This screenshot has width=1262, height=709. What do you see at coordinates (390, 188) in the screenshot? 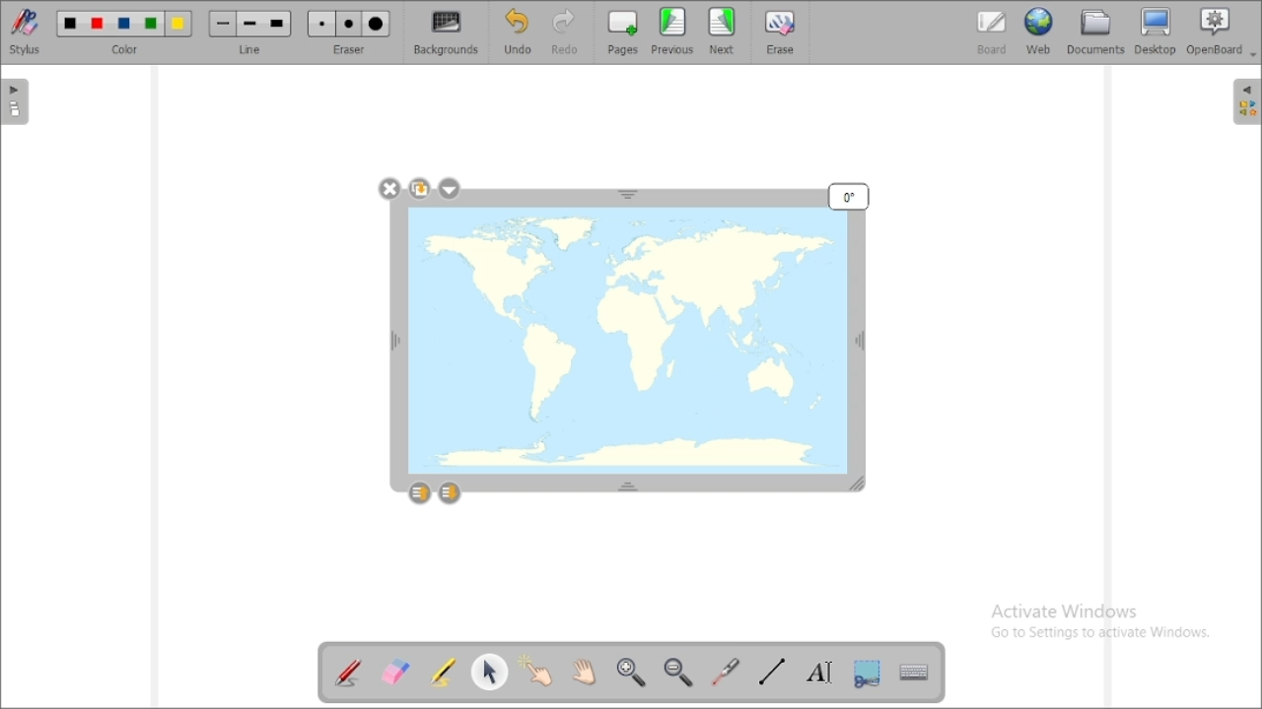
I see `delete` at bounding box center [390, 188].